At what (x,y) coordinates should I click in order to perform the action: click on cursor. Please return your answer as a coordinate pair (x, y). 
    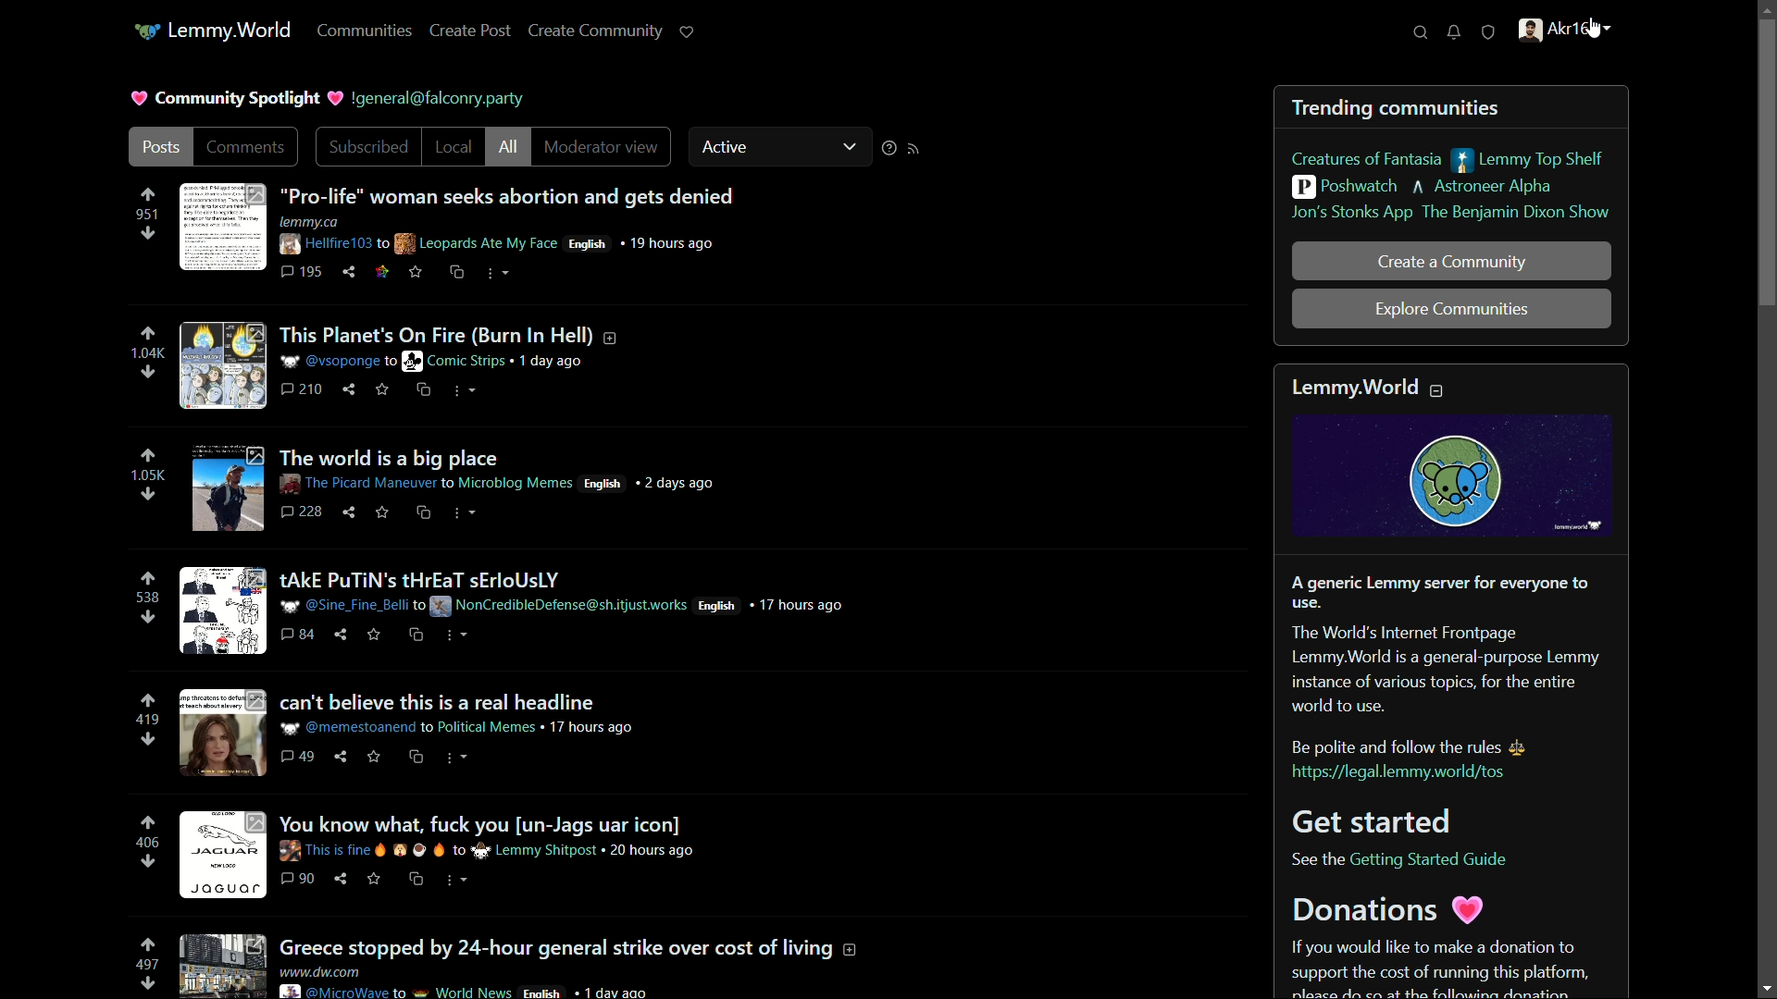
    Looking at the image, I should click on (1593, 30).